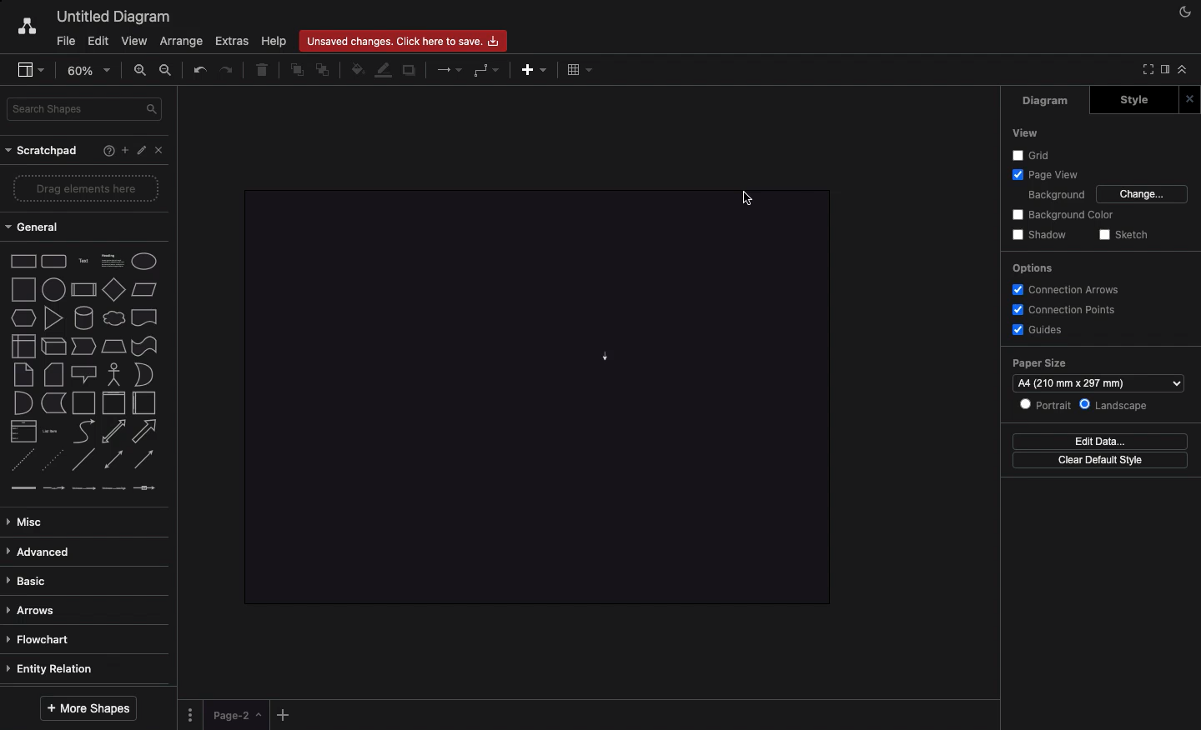 This screenshot has width=1201, height=730. I want to click on Options, so click(193, 713).